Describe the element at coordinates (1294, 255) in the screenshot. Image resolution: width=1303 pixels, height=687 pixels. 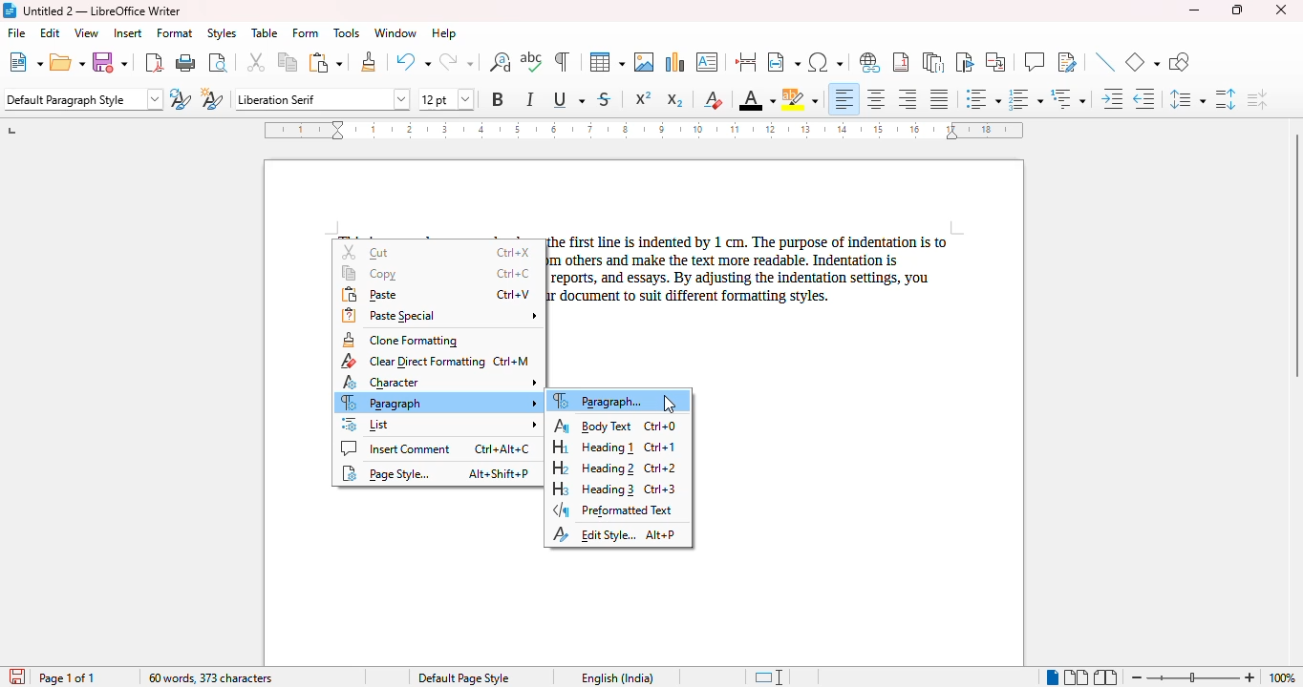
I see `vertical scroll bar` at that location.